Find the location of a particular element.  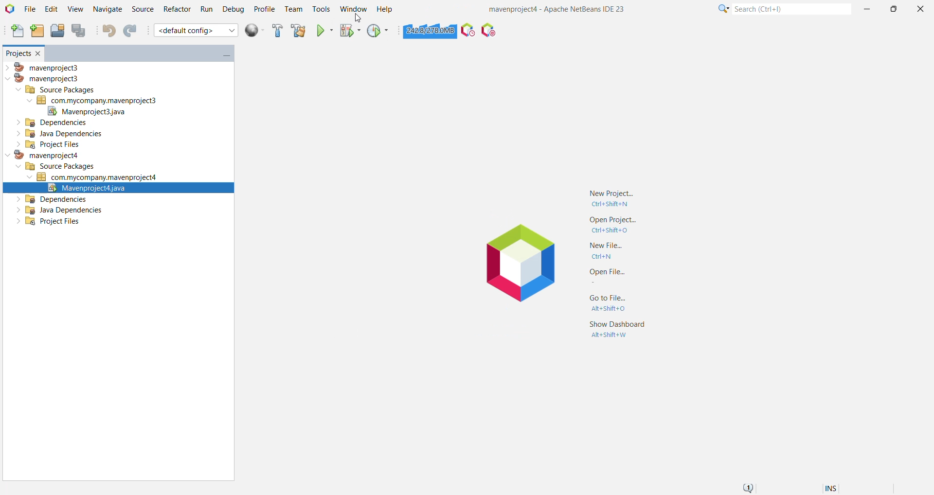

Click for Category Selection is located at coordinates (721, 10).